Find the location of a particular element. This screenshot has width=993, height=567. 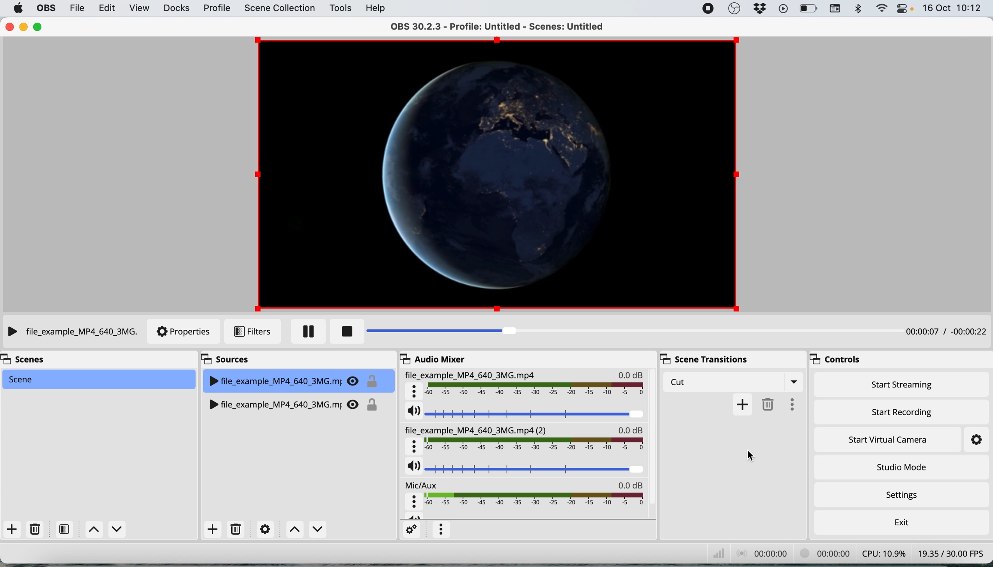

system logo is located at coordinates (20, 8).